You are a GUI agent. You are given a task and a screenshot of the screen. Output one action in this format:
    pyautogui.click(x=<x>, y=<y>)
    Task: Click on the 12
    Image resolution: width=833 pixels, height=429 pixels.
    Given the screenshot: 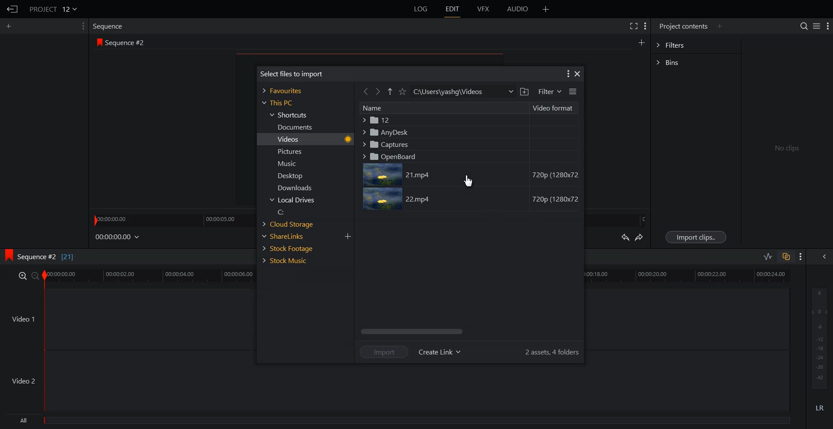 What is the action you would take?
    pyautogui.click(x=469, y=120)
    